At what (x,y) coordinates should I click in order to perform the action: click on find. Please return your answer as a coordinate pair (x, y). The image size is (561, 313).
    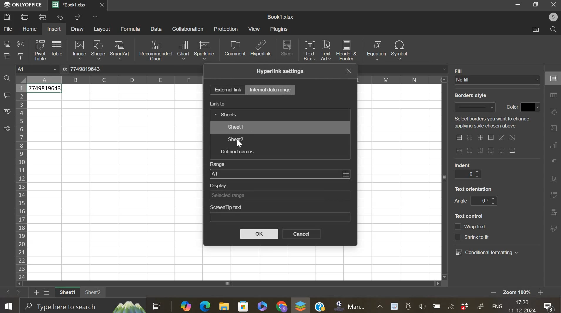
    Looking at the image, I should click on (7, 79).